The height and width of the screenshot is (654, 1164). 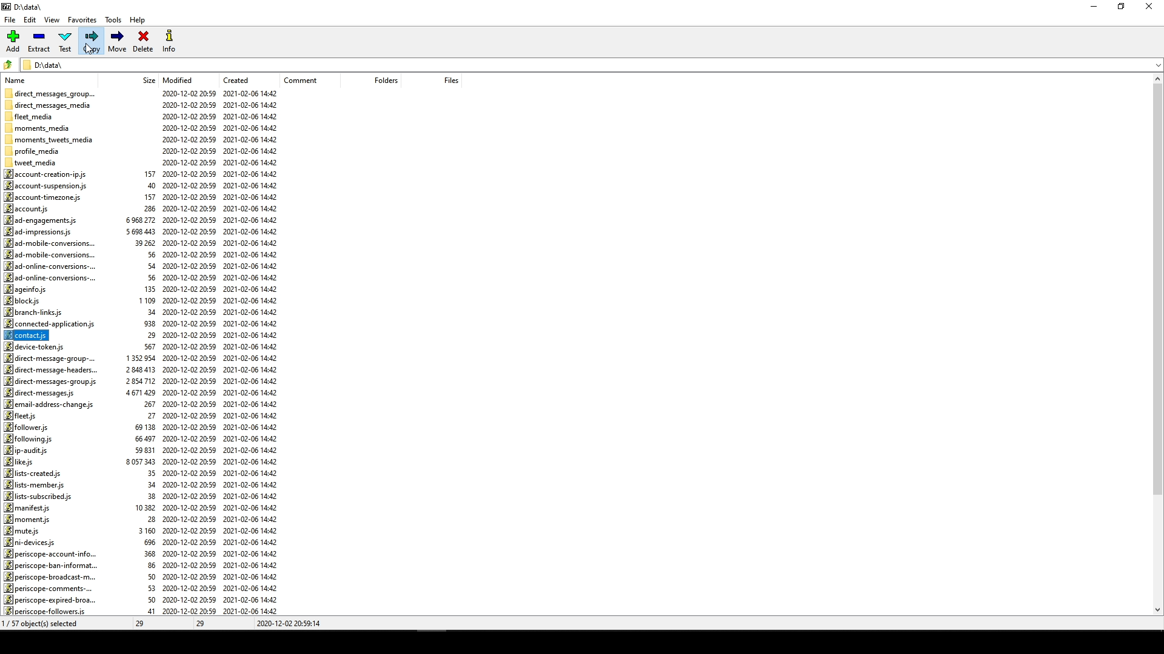 What do you see at coordinates (50, 174) in the screenshot?
I see `account-creation-ip.js` at bounding box center [50, 174].